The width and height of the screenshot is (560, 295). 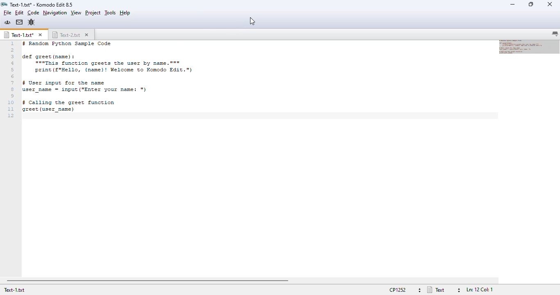 I want to click on text, so click(x=127, y=79).